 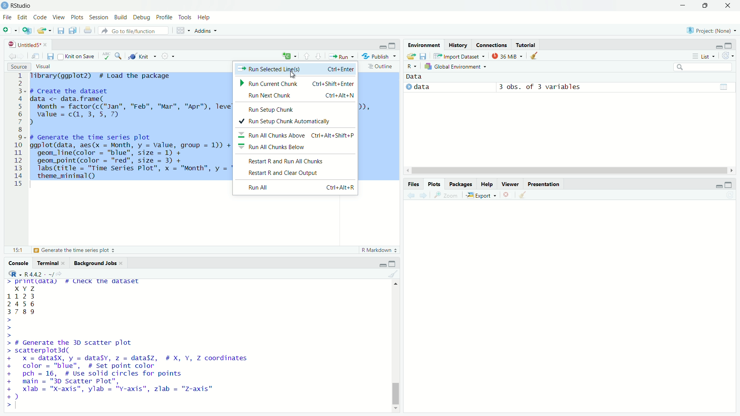 I want to click on new file, so click(x=10, y=30).